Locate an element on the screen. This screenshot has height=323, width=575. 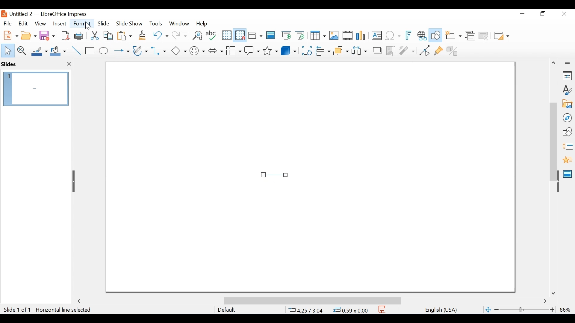
Shadow Image is located at coordinates (378, 50).